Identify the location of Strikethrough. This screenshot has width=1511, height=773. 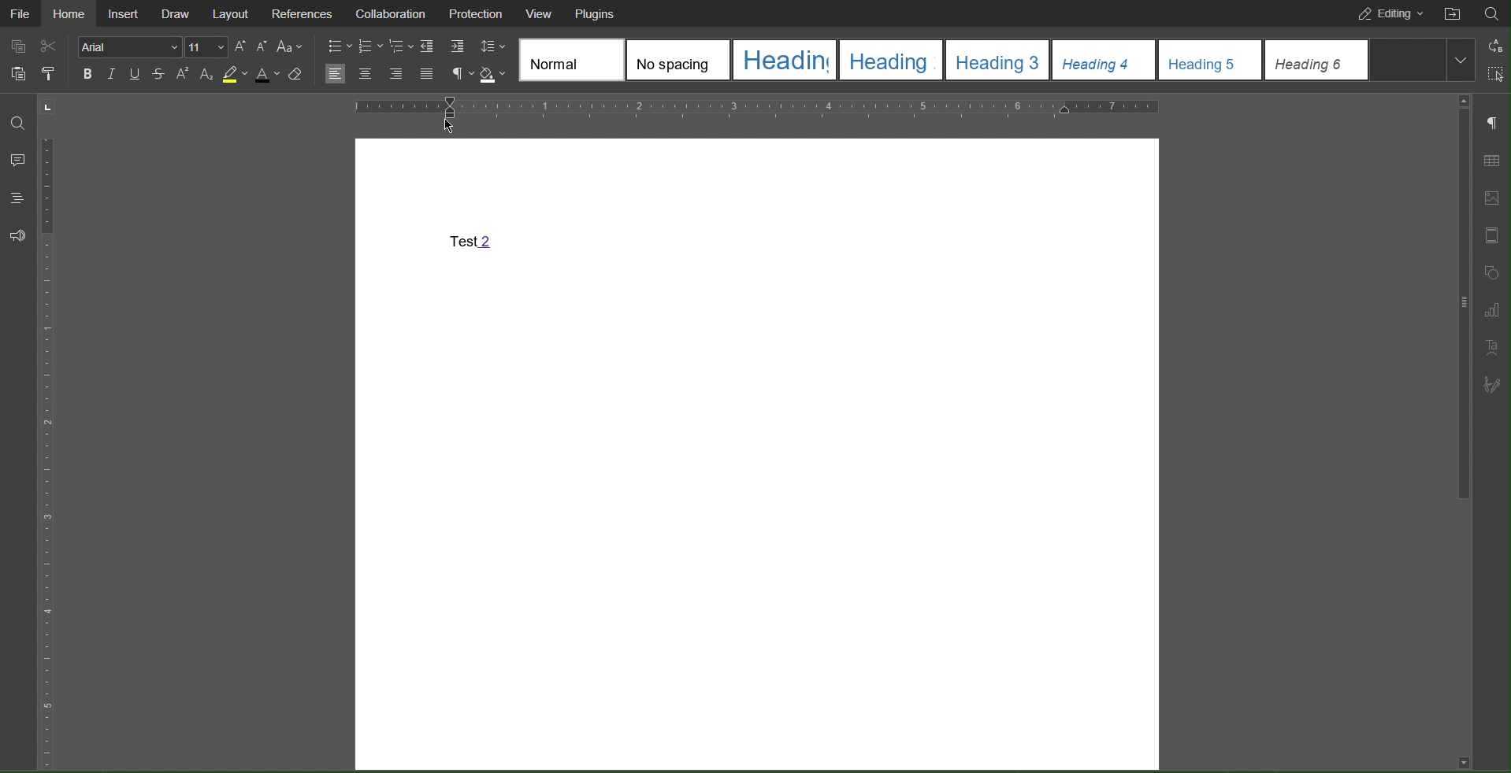
(158, 72).